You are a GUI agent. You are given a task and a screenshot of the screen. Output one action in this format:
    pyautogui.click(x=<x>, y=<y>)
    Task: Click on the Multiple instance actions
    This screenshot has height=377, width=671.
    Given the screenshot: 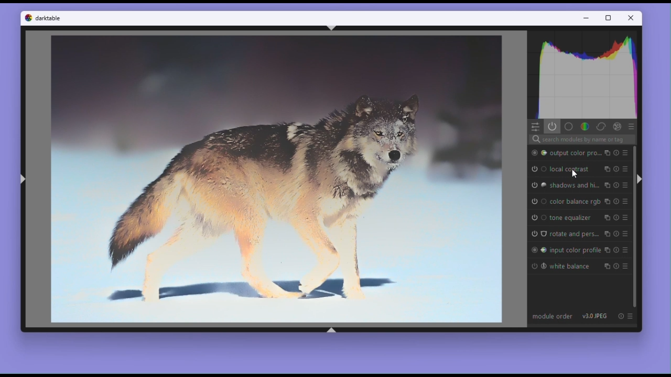 What is the action you would take?
    pyautogui.click(x=607, y=184)
    